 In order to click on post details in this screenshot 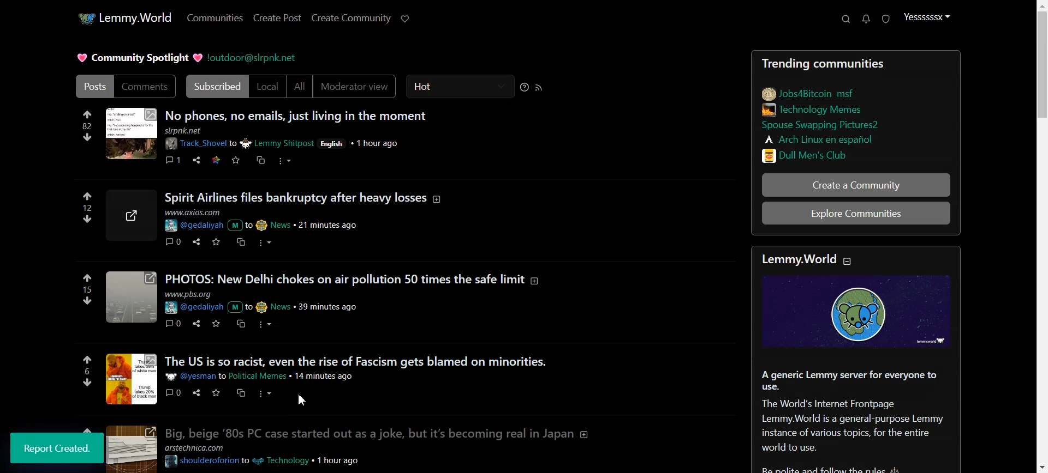, I will do `click(265, 220)`.